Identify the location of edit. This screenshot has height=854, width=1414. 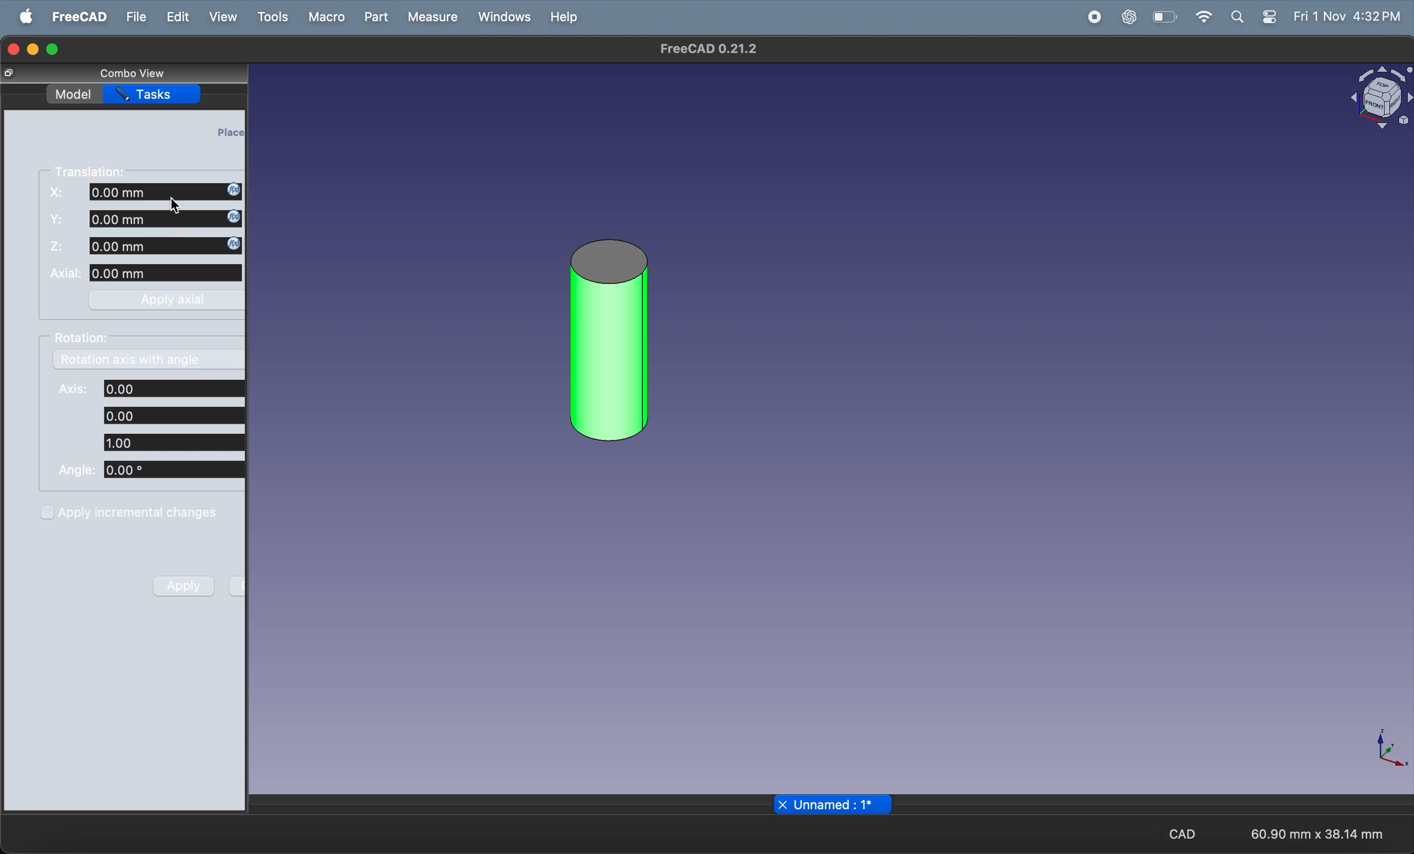
(177, 17).